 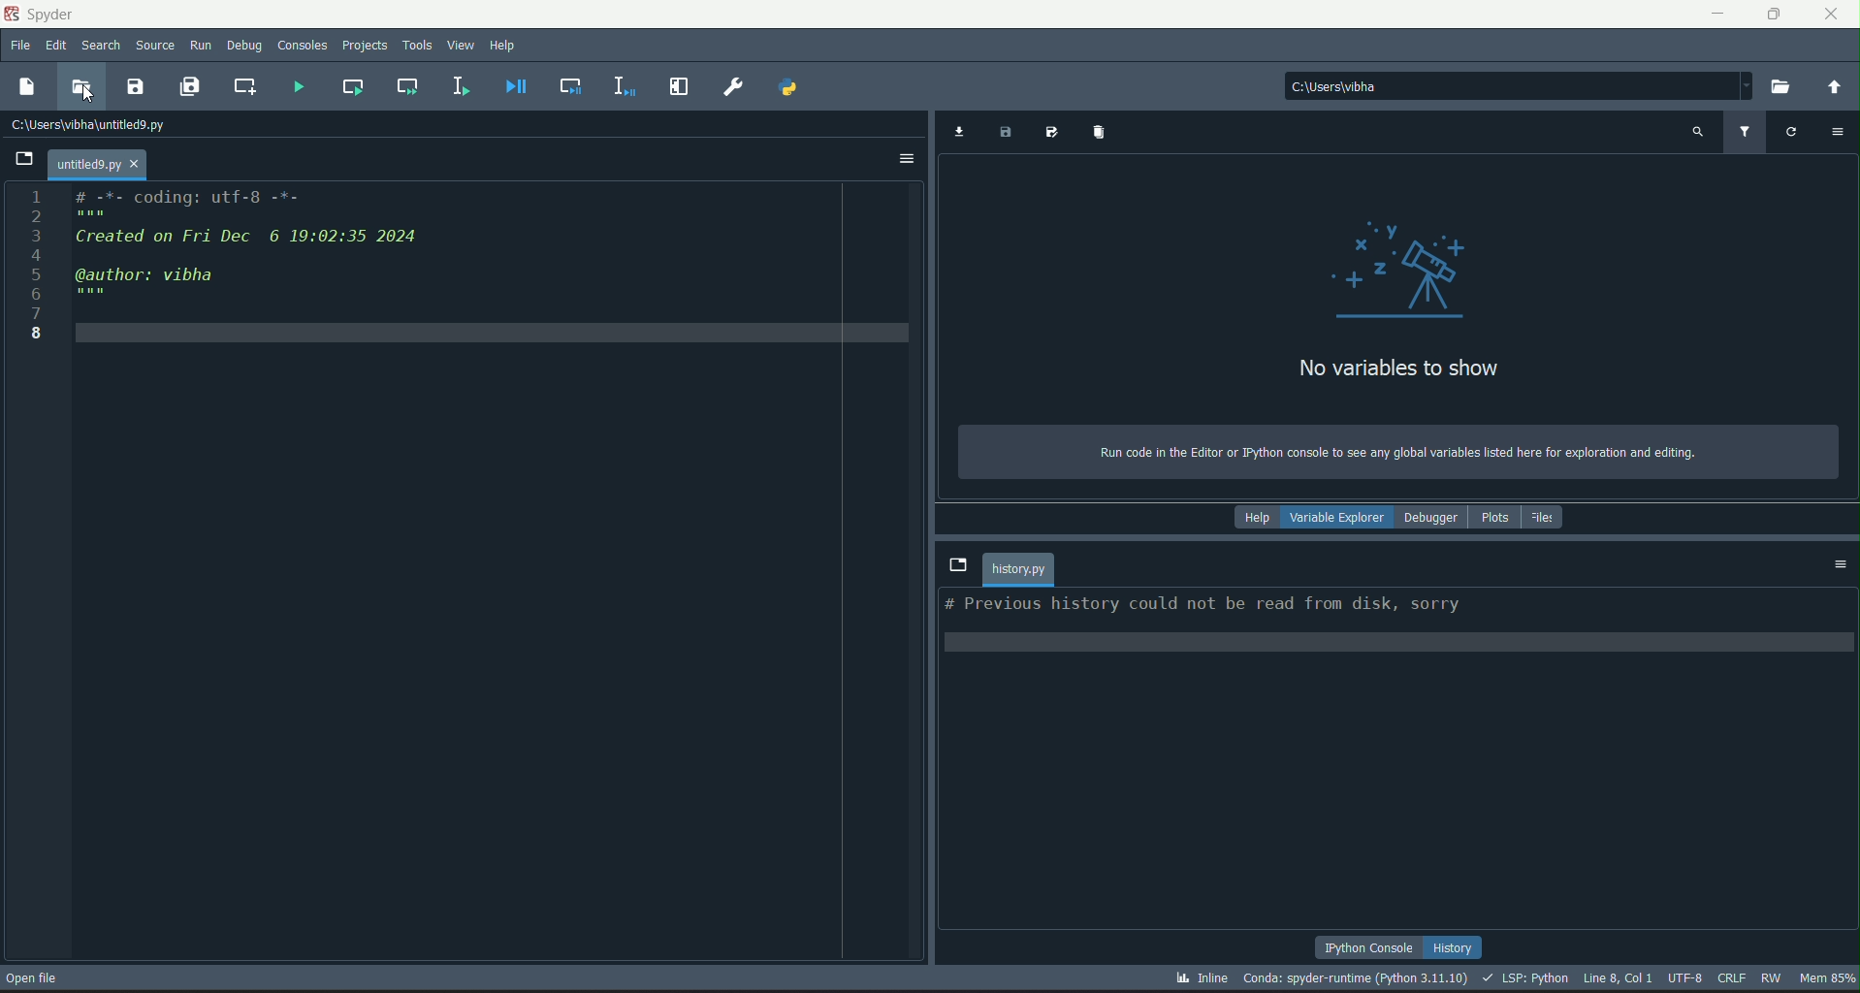 What do you see at coordinates (680, 87) in the screenshot?
I see `maximize current pane` at bounding box center [680, 87].